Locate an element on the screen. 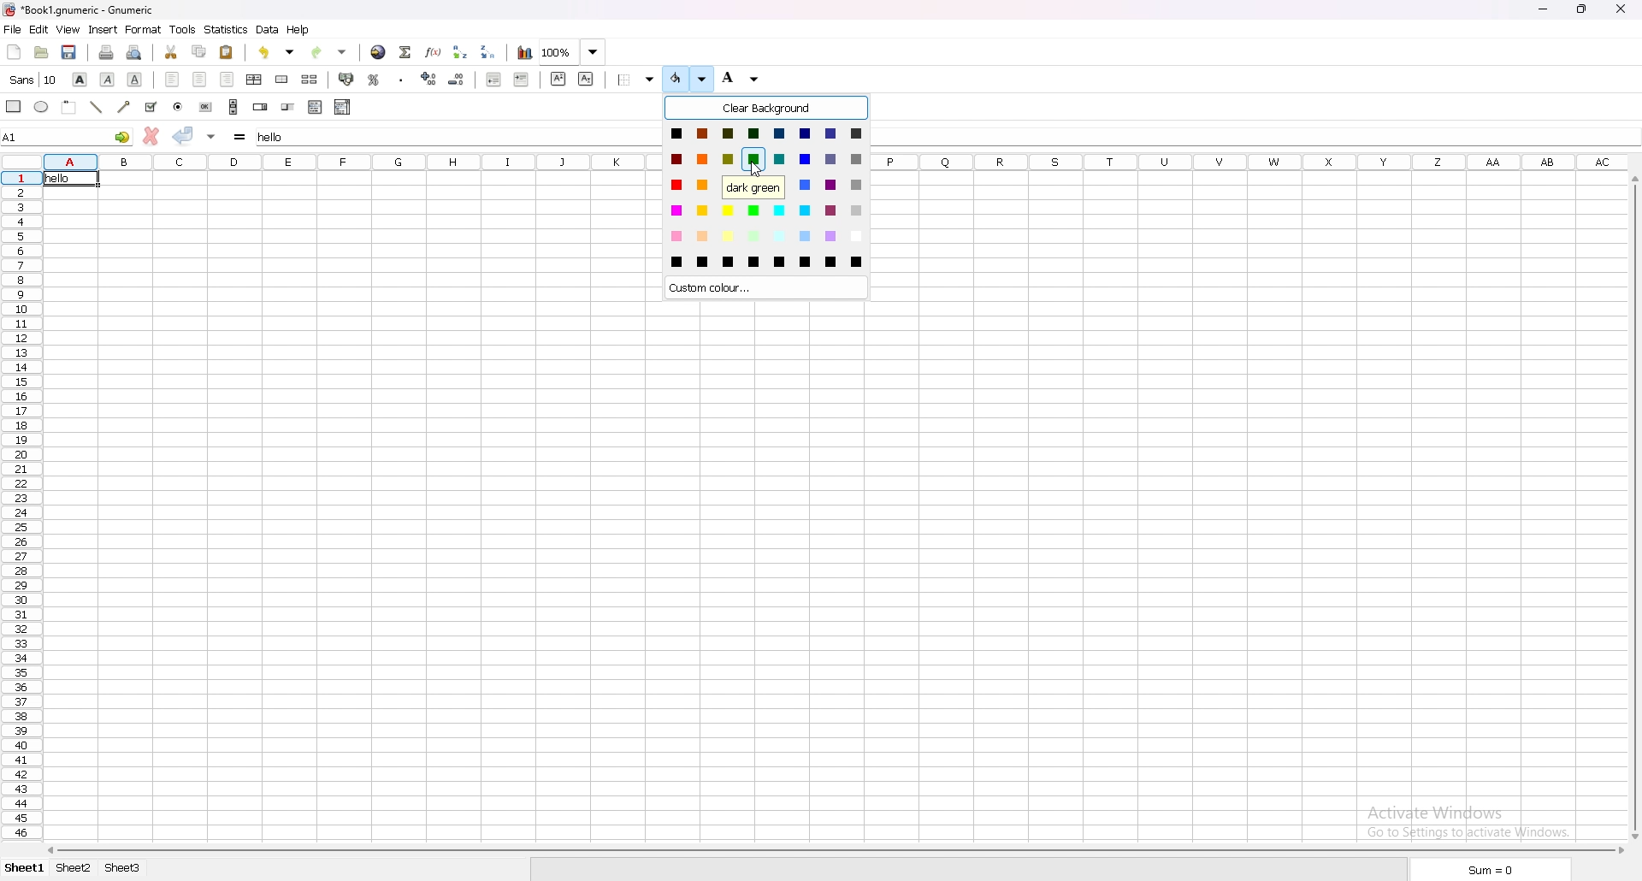 The height and width of the screenshot is (881, 1642). format is located at coordinates (145, 29).